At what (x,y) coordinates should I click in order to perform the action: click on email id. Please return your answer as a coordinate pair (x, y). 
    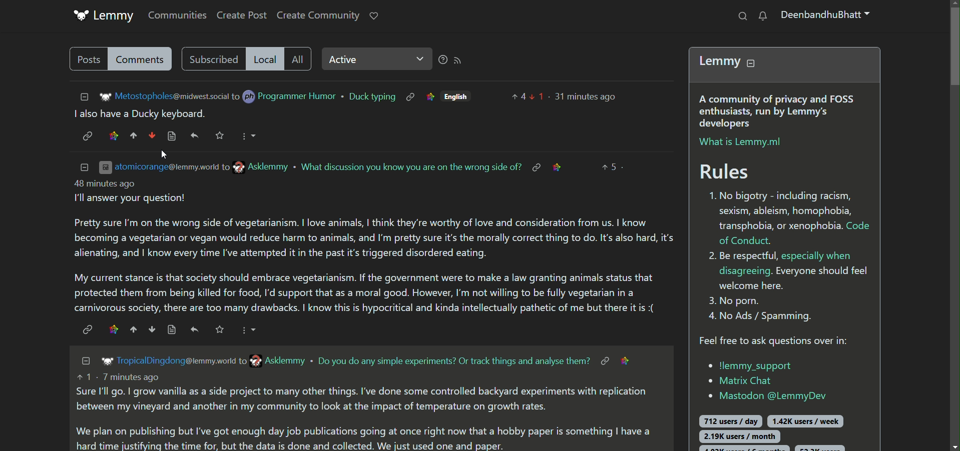
    Looking at the image, I should click on (196, 167).